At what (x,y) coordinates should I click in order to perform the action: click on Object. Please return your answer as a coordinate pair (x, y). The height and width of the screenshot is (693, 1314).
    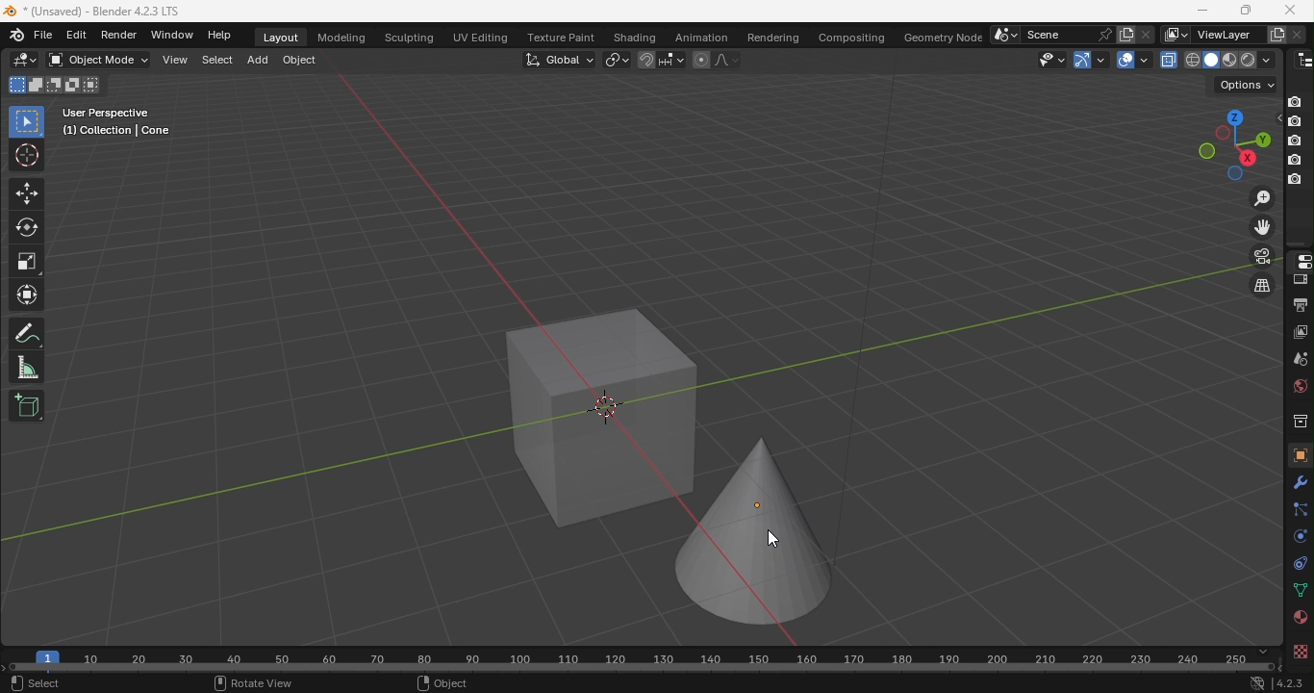
    Looking at the image, I should click on (298, 63).